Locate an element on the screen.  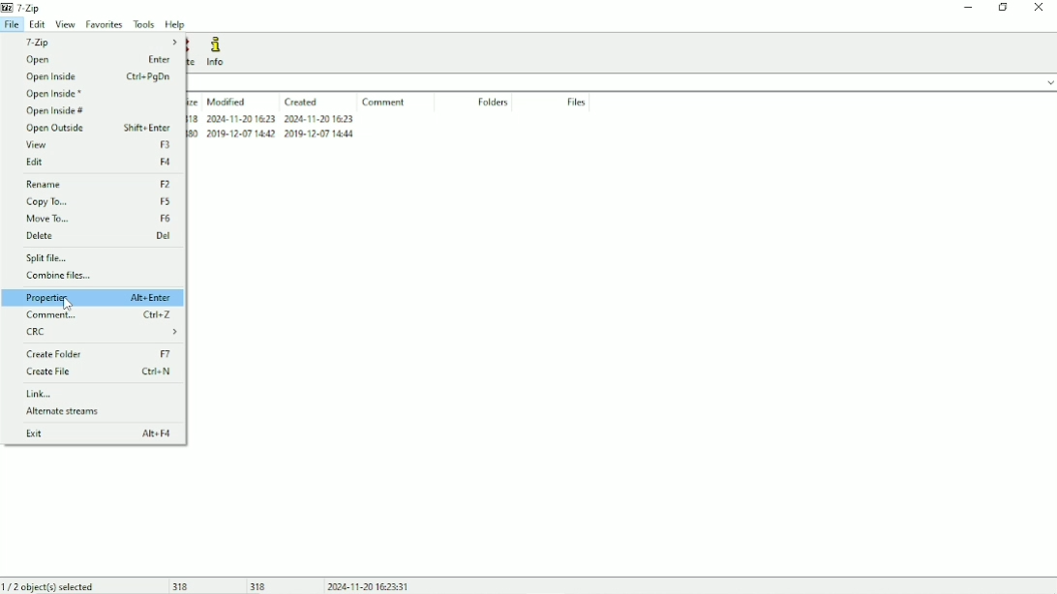
318 is located at coordinates (260, 585).